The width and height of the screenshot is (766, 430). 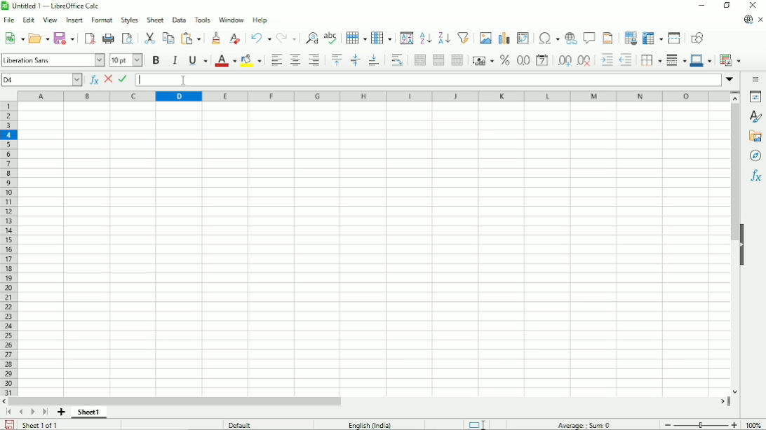 What do you see at coordinates (8, 248) in the screenshot?
I see `Row headings` at bounding box center [8, 248].